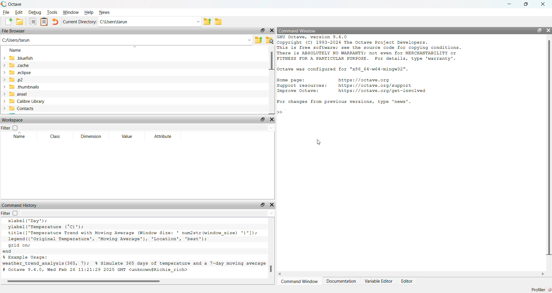  Describe the element at coordinates (6, 13) in the screenshot. I see `File` at that location.